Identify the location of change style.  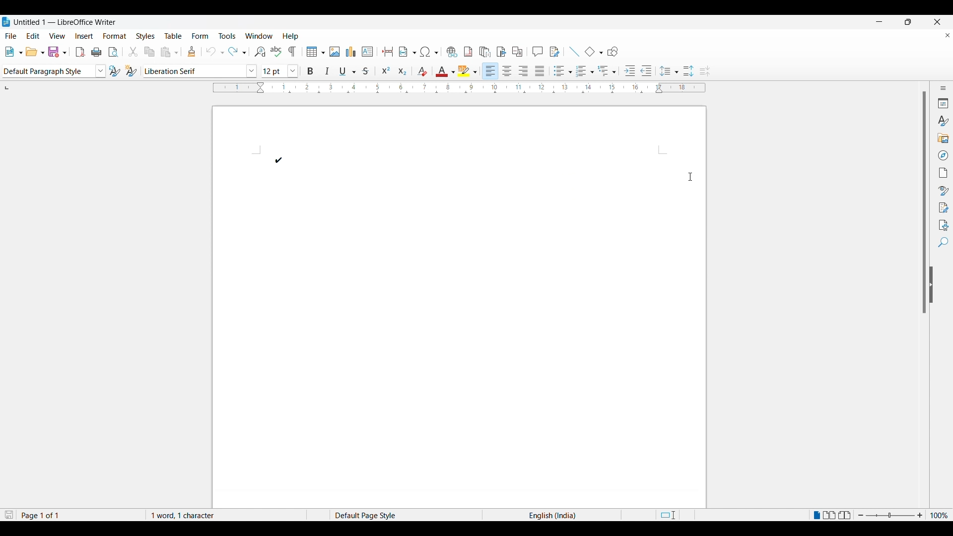
(132, 71).